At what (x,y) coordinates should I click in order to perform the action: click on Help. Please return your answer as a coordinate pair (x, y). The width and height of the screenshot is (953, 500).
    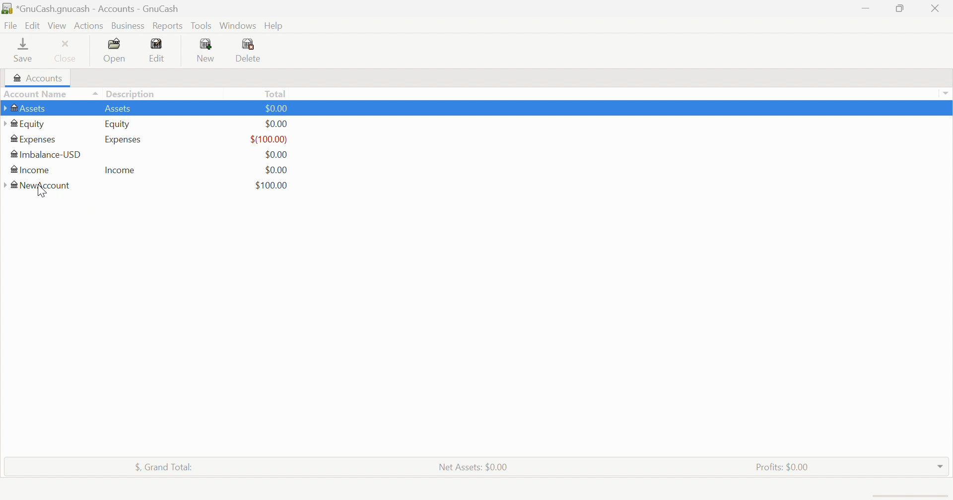
    Looking at the image, I should click on (273, 26).